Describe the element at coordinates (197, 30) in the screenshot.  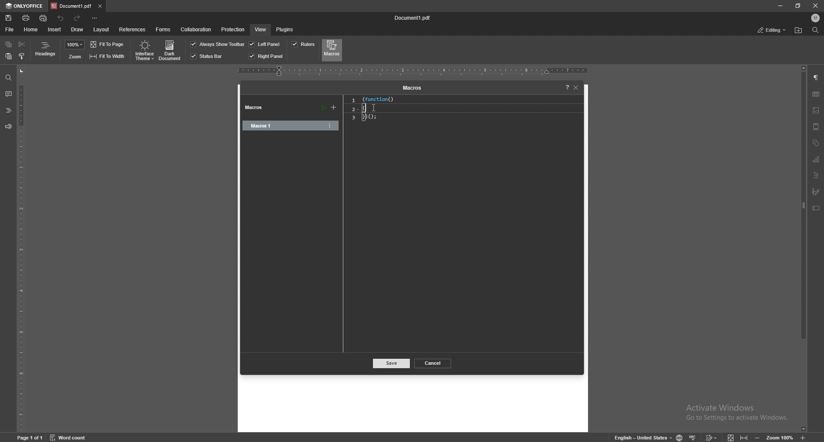
I see `collaboration` at that location.